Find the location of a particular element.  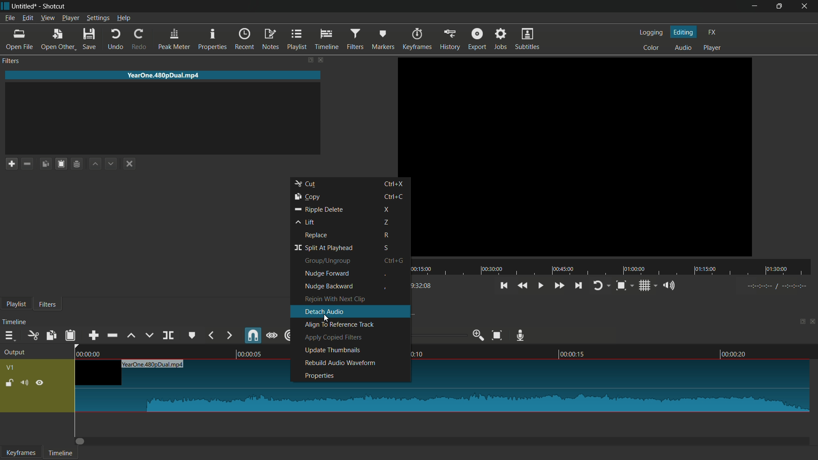

detach audio is located at coordinates (325, 311).